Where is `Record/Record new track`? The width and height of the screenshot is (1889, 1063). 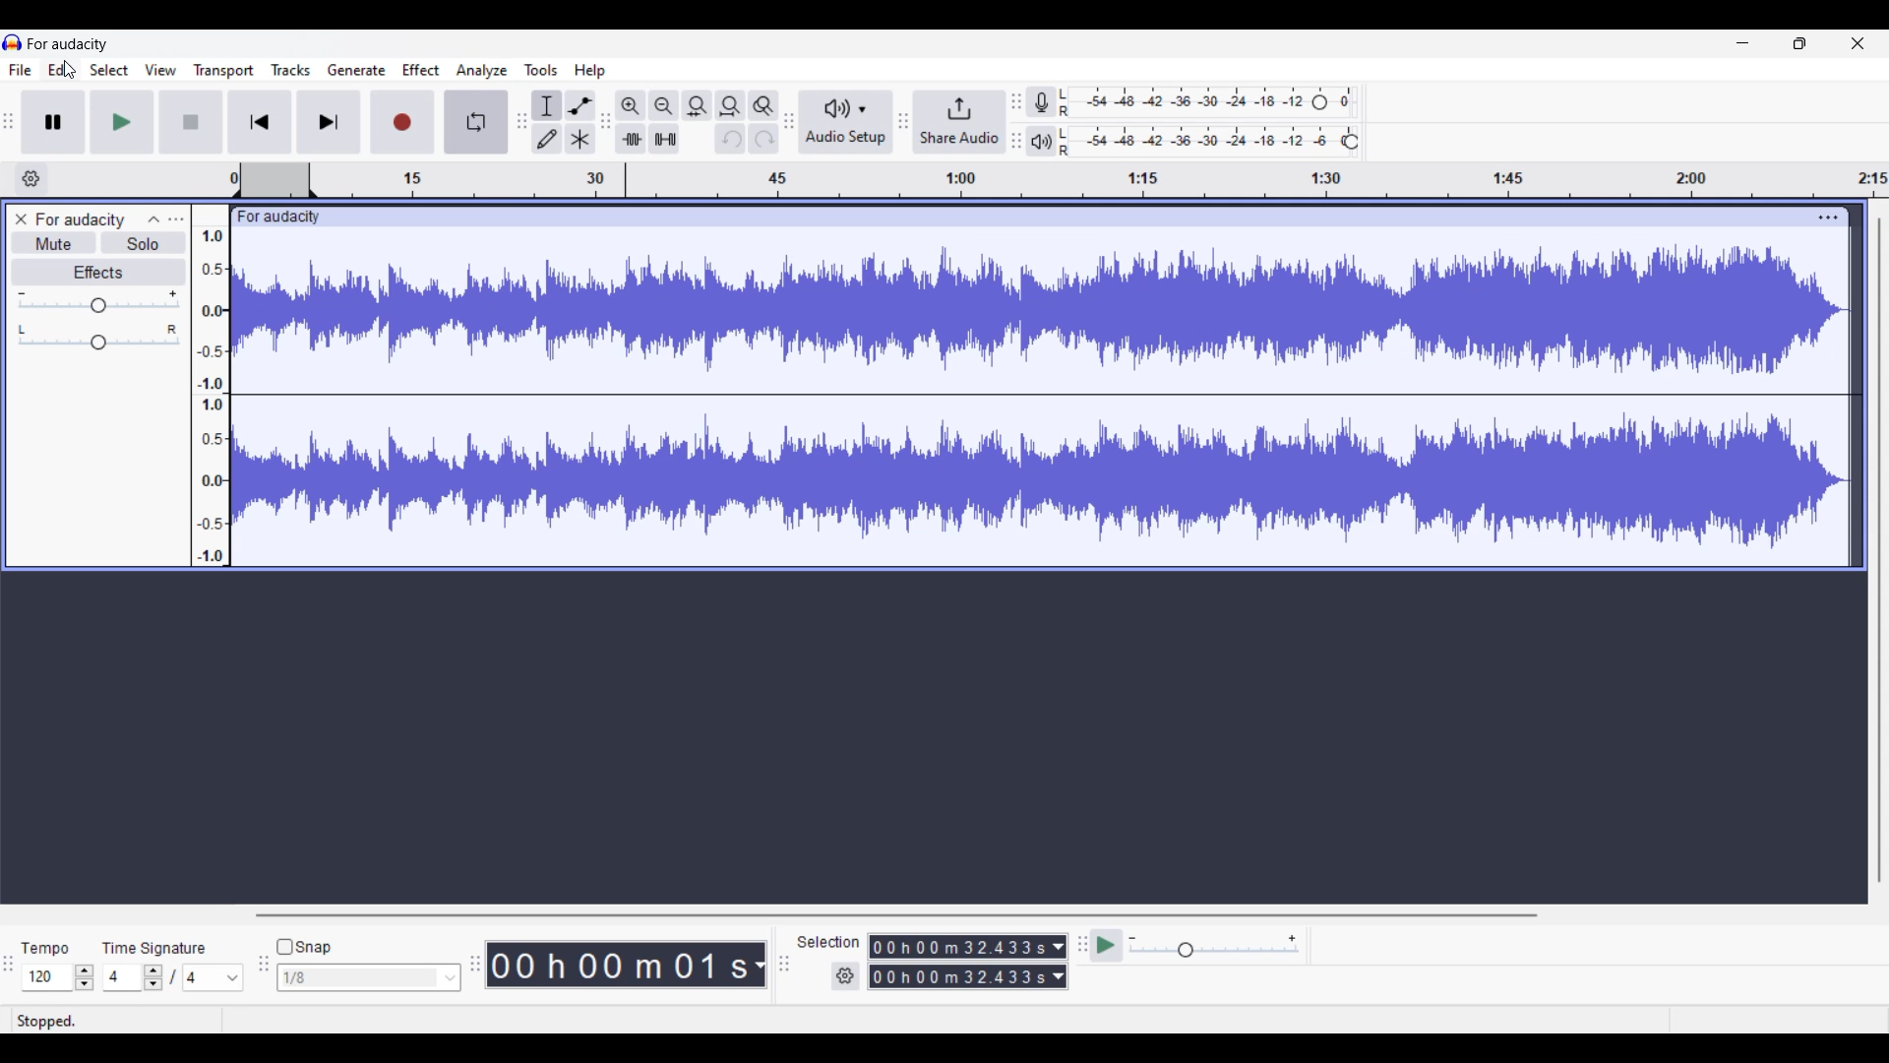
Record/Record new track is located at coordinates (402, 122).